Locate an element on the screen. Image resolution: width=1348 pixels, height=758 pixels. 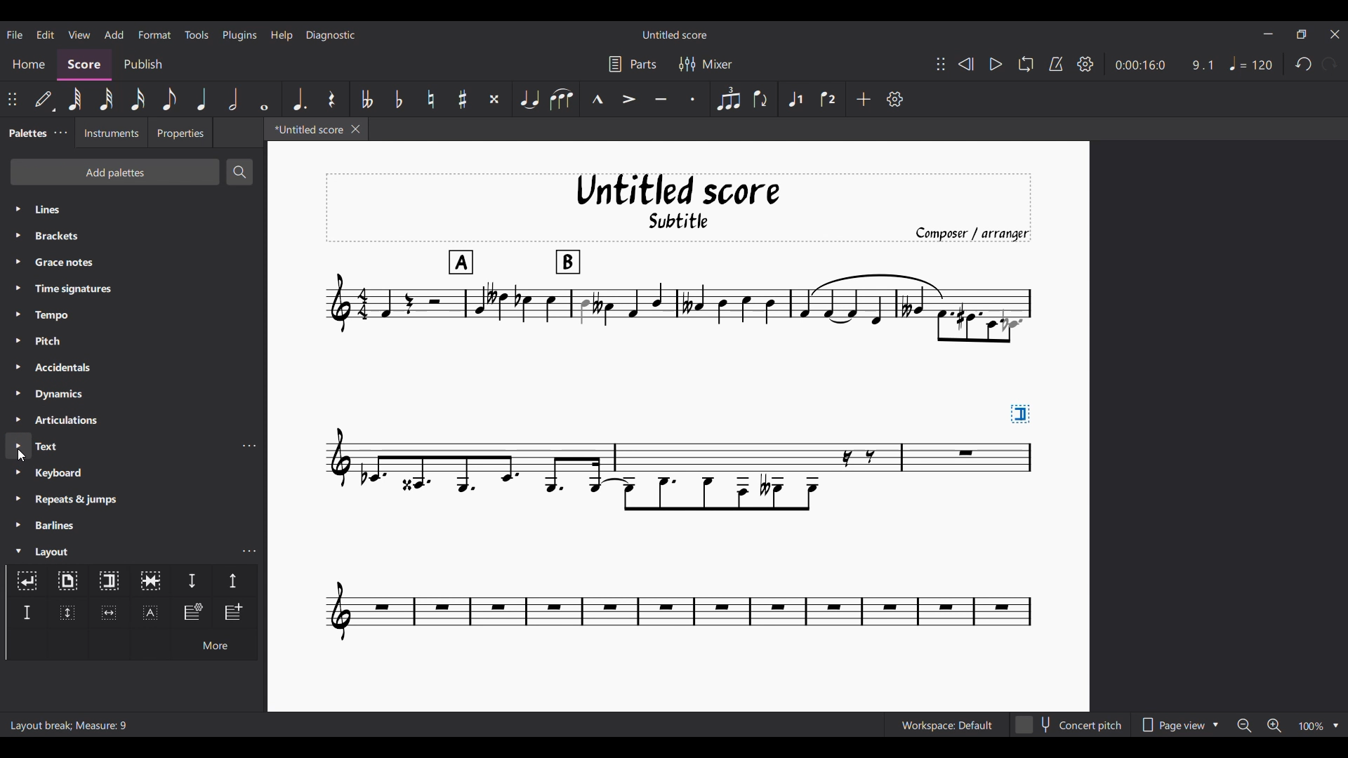
Staccato is located at coordinates (693, 99).